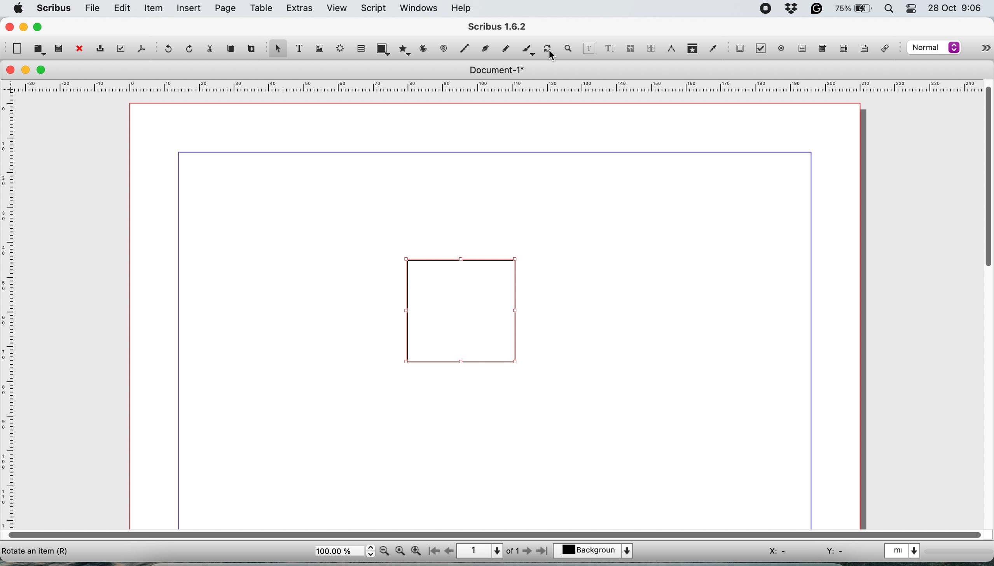 This screenshot has height=566, width=994. I want to click on next page, so click(529, 552).